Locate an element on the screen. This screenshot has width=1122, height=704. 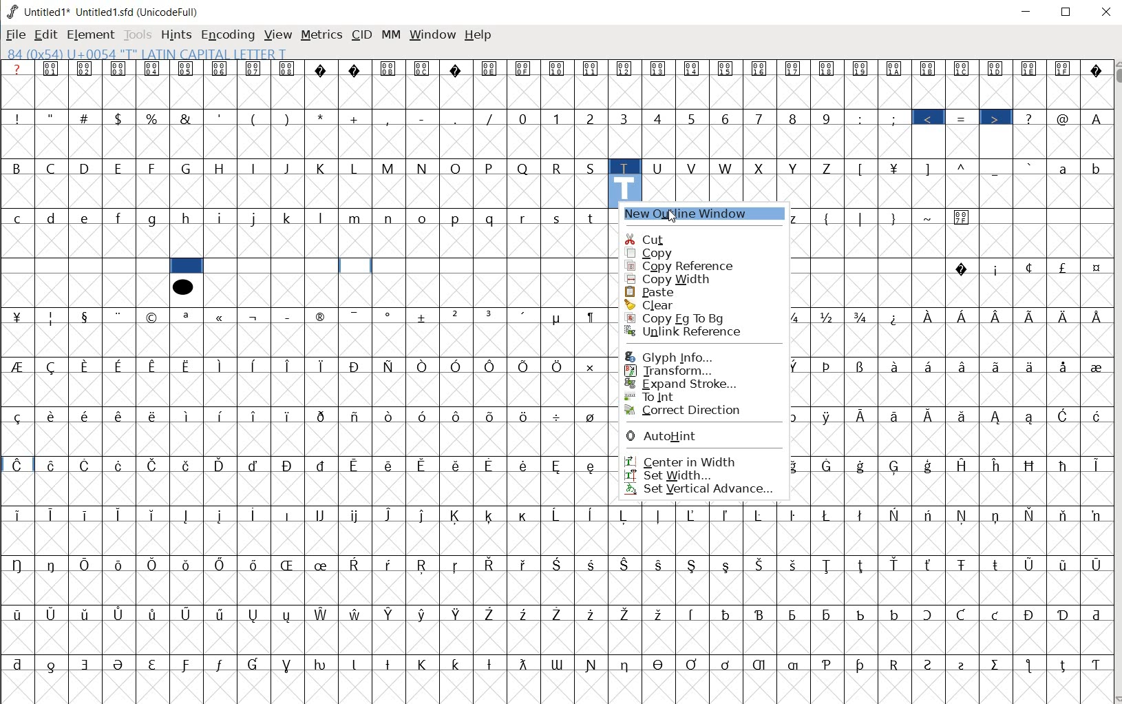
glyph info is located at coordinates (146, 53).